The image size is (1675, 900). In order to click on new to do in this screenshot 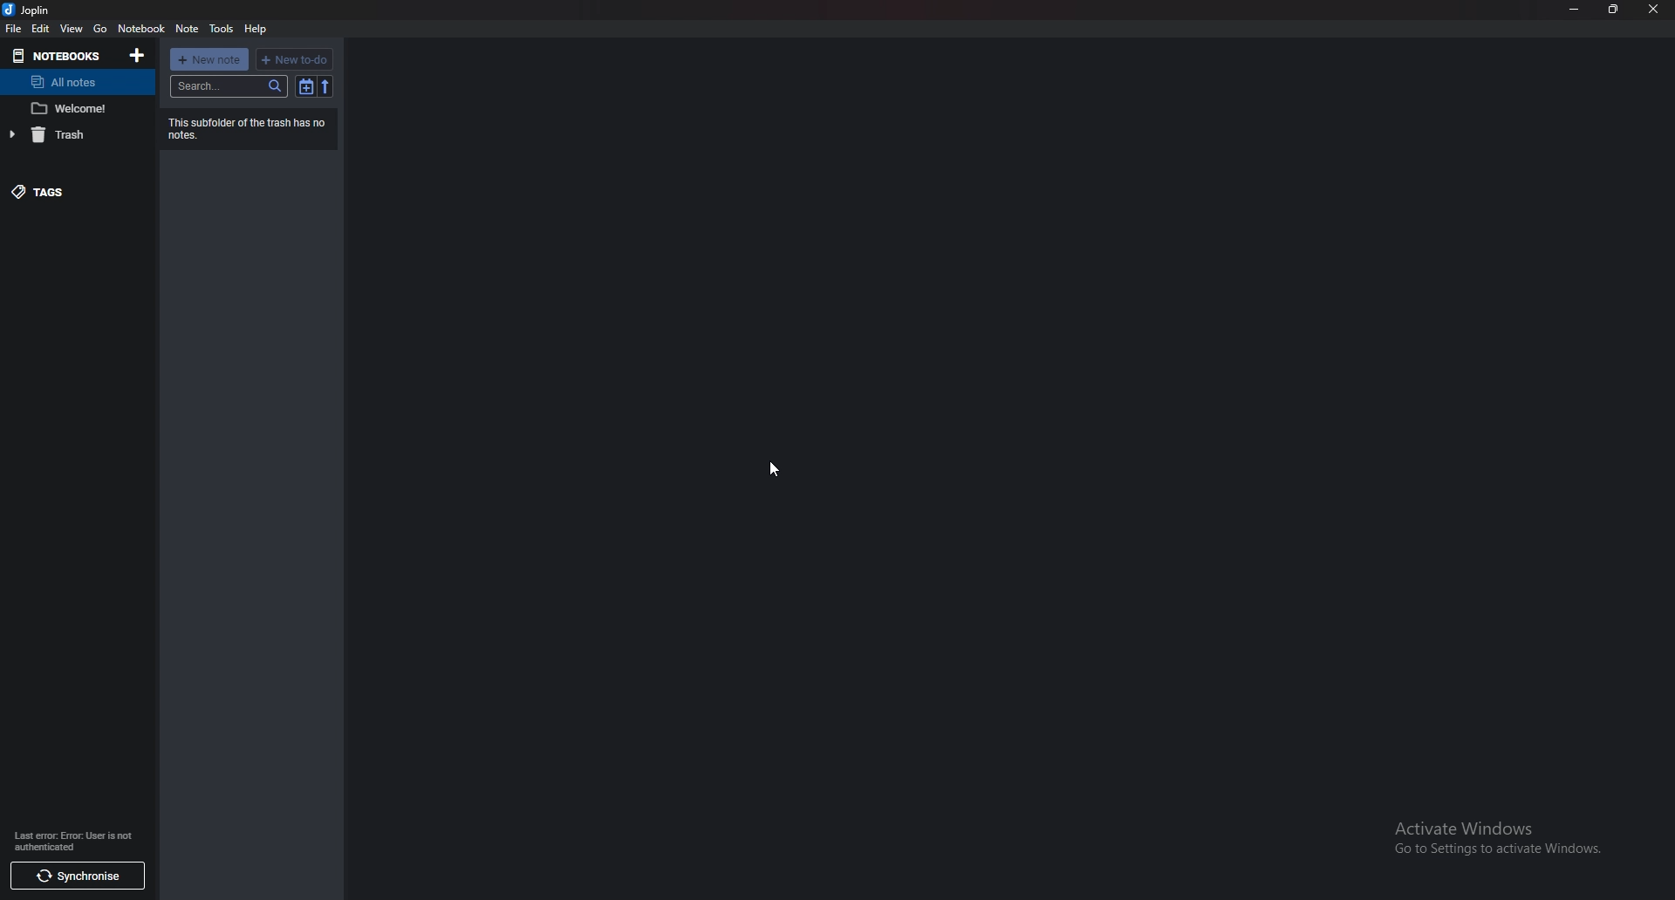, I will do `click(296, 59)`.